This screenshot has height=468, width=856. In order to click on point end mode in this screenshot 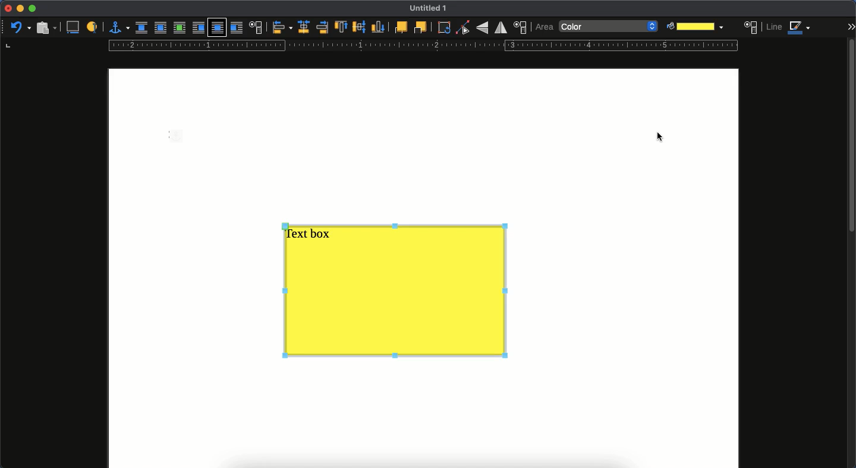, I will do `click(463, 28)`.